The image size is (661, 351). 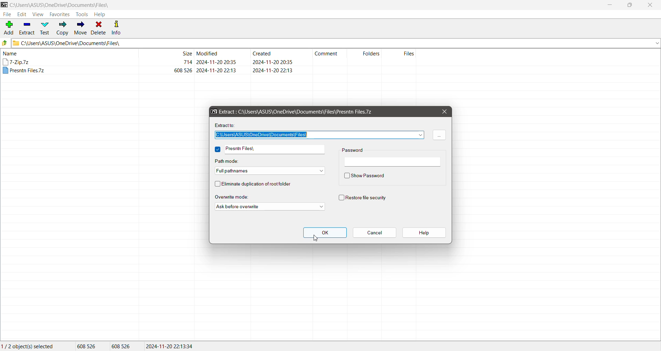 What do you see at coordinates (326, 54) in the screenshot?
I see `comment` at bounding box center [326, 54].